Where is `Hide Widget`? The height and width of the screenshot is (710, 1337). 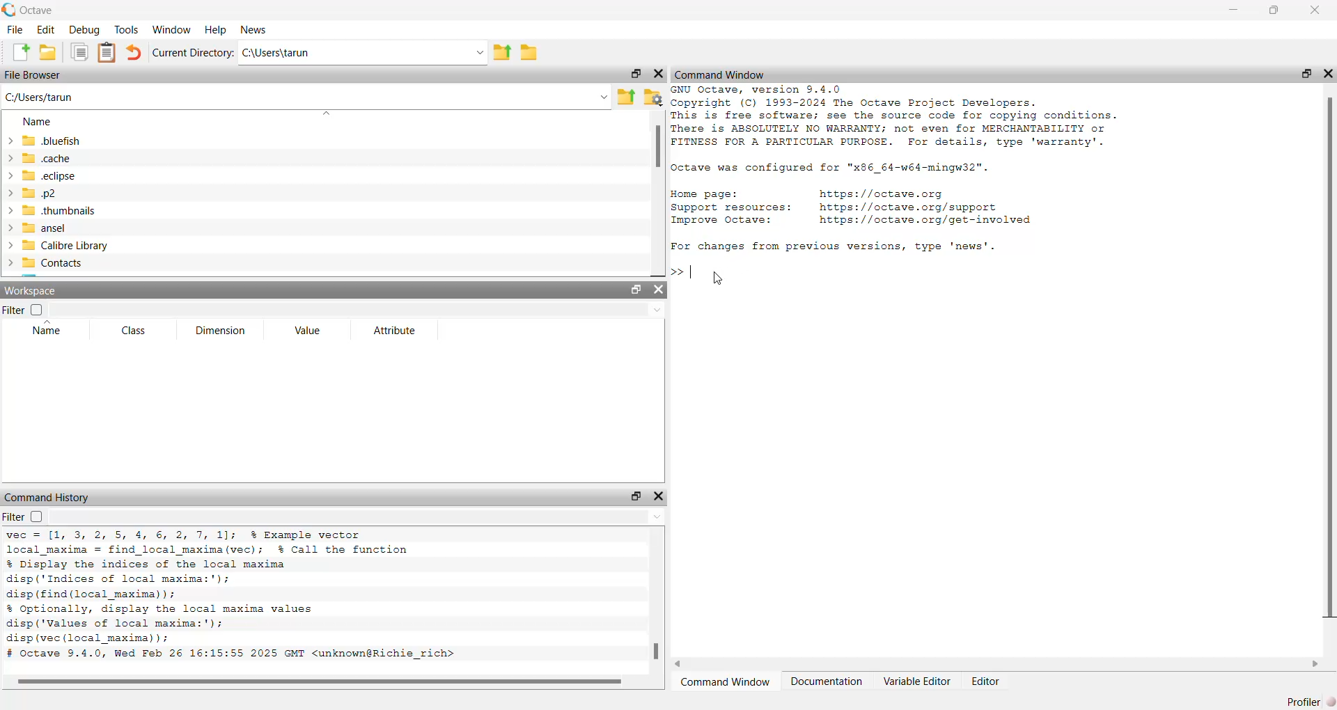 Hide Widget is located at coordinates (1327, 73).